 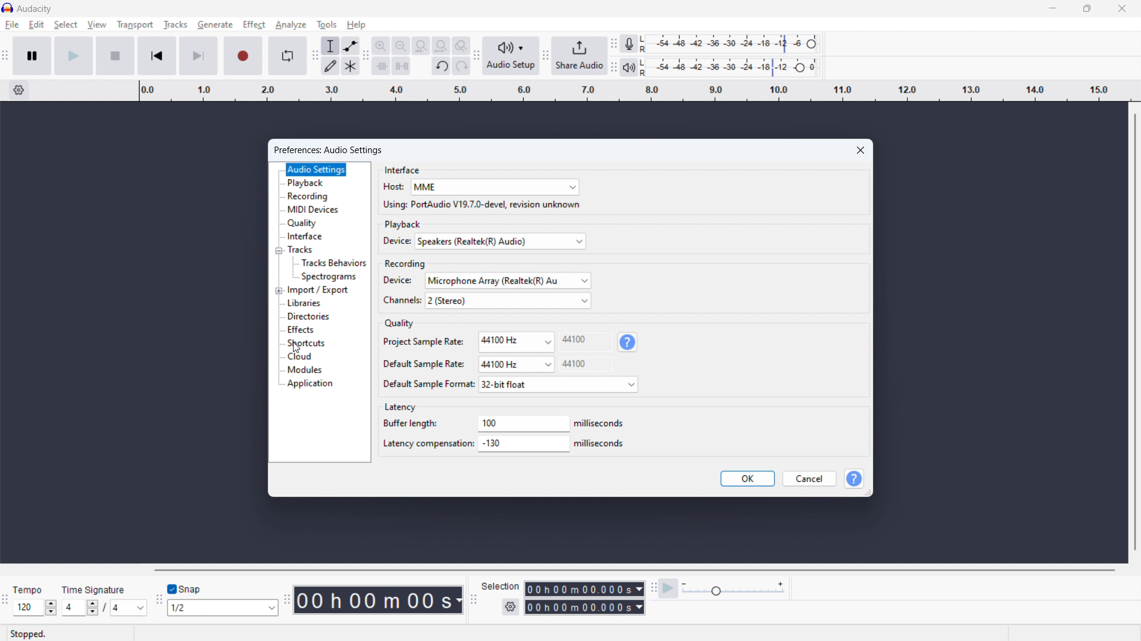 I want to click on Space for navigating recorded tracks, so click(x=134, y=332).